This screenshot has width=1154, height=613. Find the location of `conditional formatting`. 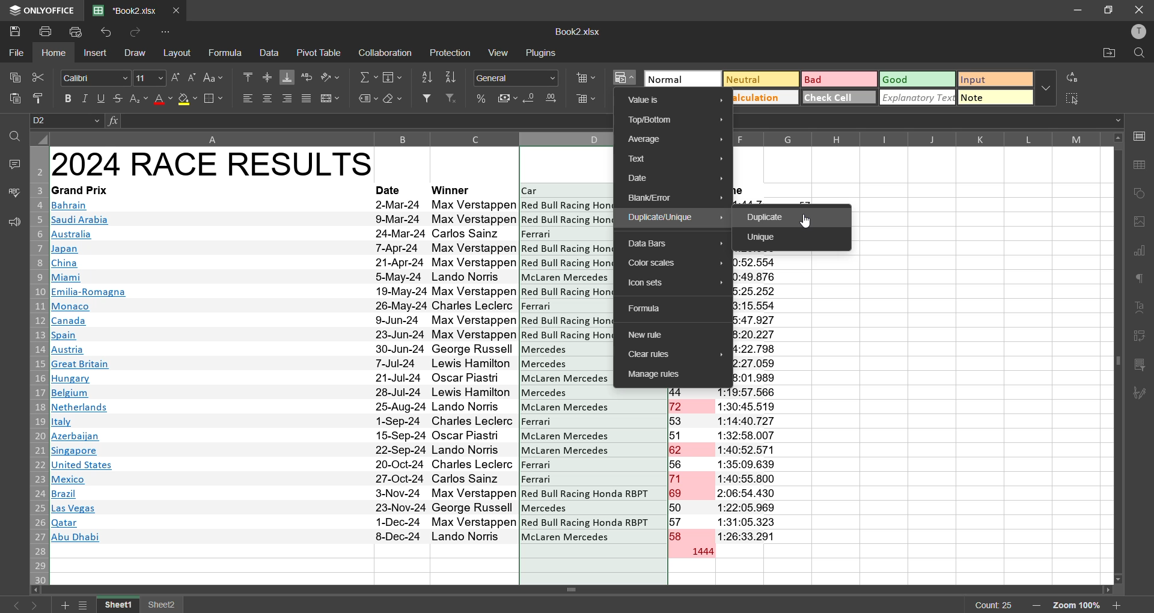

conditional formatting is located at coordinates (626, 78).